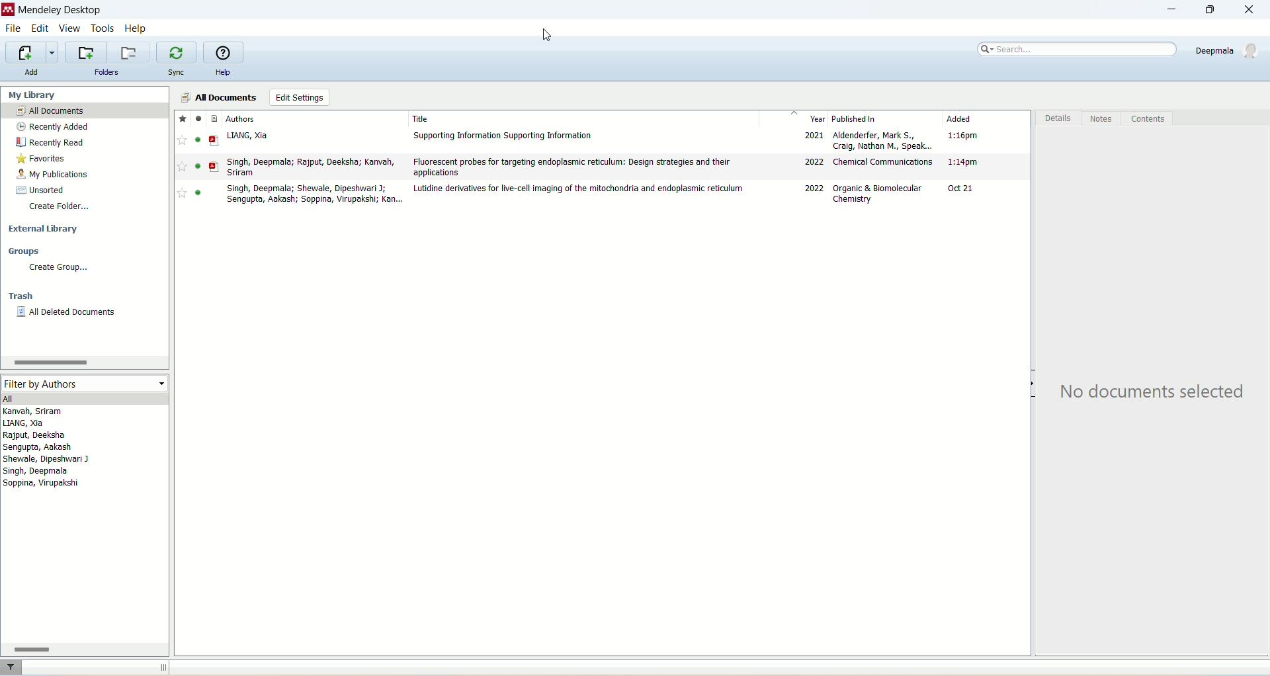  Describe the element at coordinates (1209, 9) in the screenshot. I see `maximize` at that location.